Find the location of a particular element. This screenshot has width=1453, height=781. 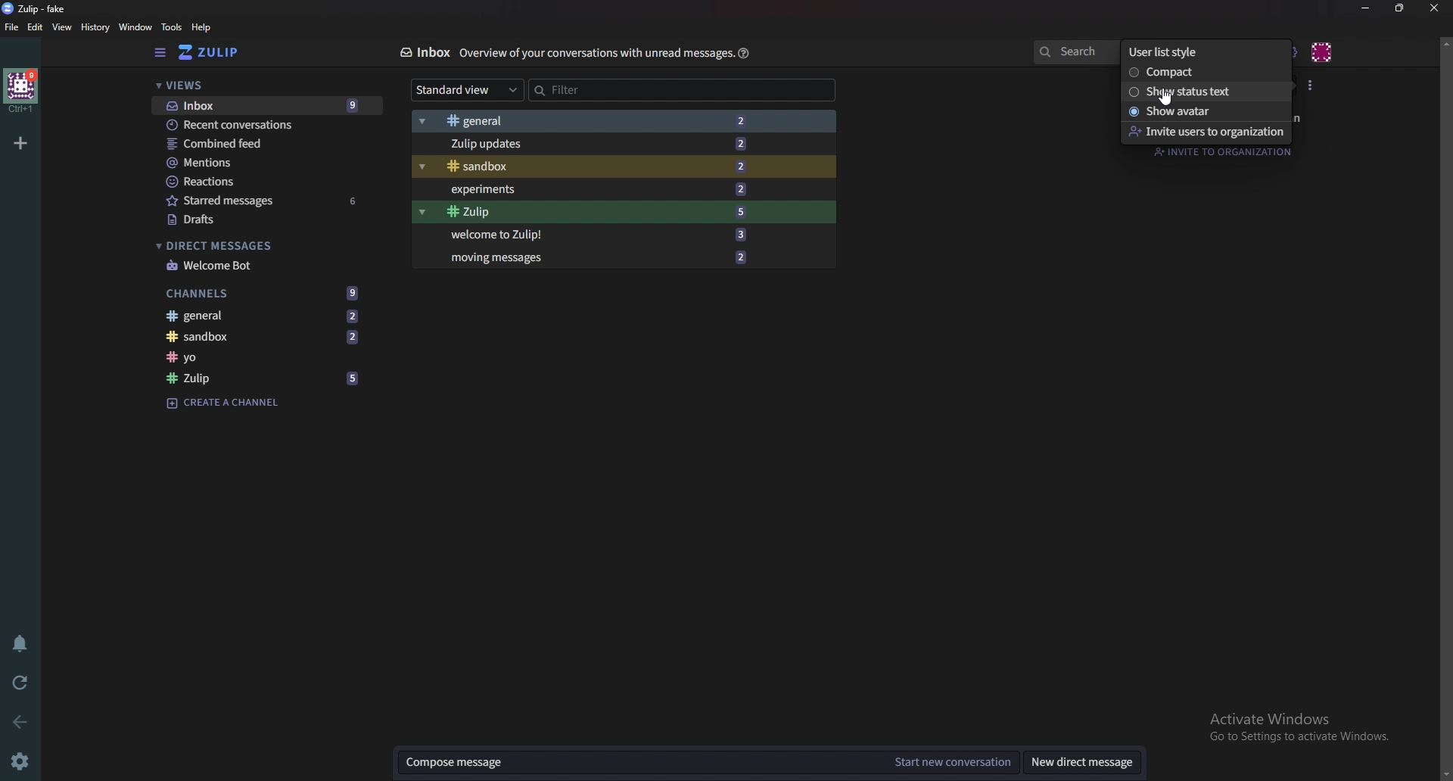

New direct message is located at coordinates (1087, 763).